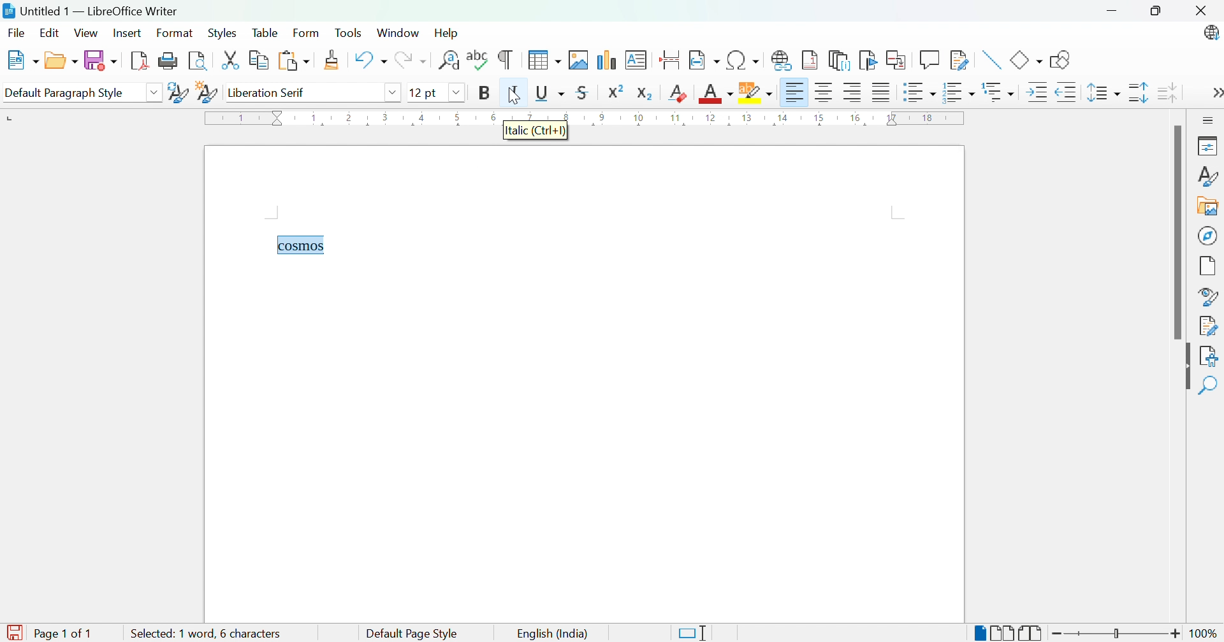  I want to click on Insert text box, so click(635, 60).